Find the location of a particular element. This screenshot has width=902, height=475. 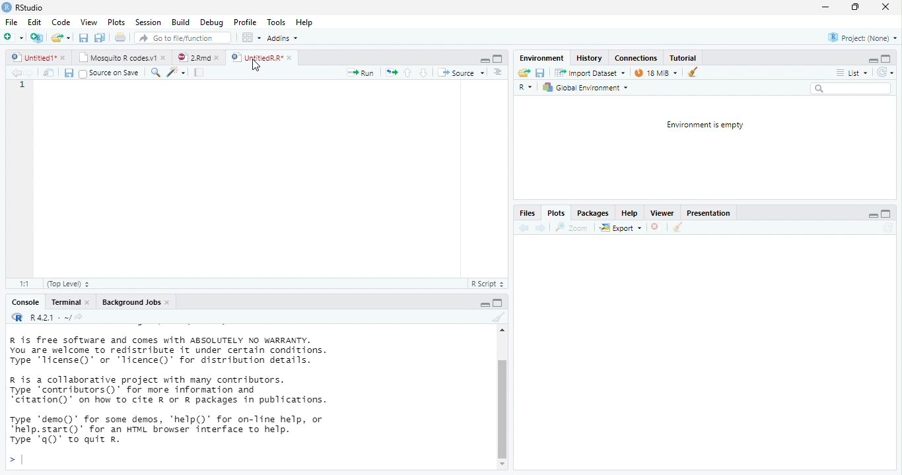

Refresh is located at coordinates (888, 228).